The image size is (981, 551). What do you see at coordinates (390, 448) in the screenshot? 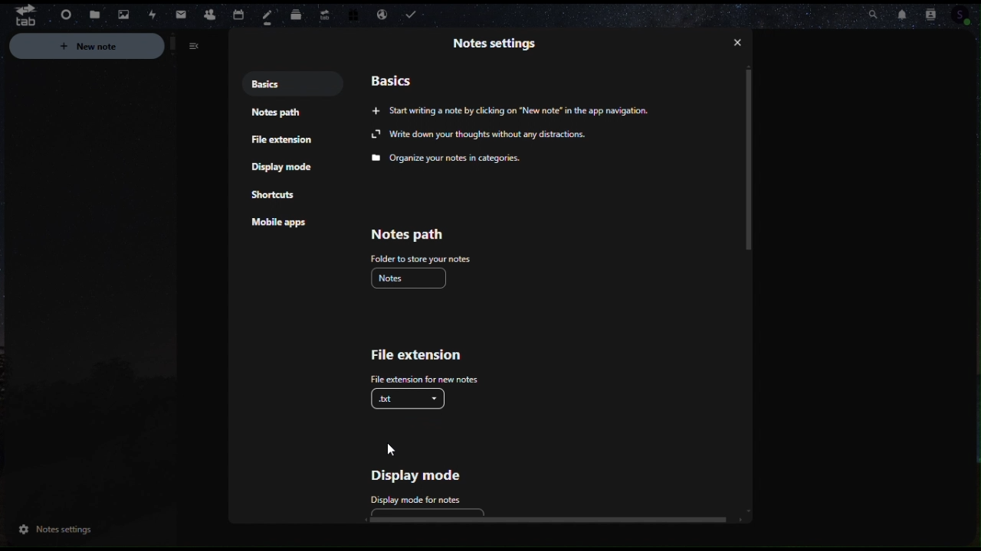
I see `cursor` at bounding box center [390, 448].